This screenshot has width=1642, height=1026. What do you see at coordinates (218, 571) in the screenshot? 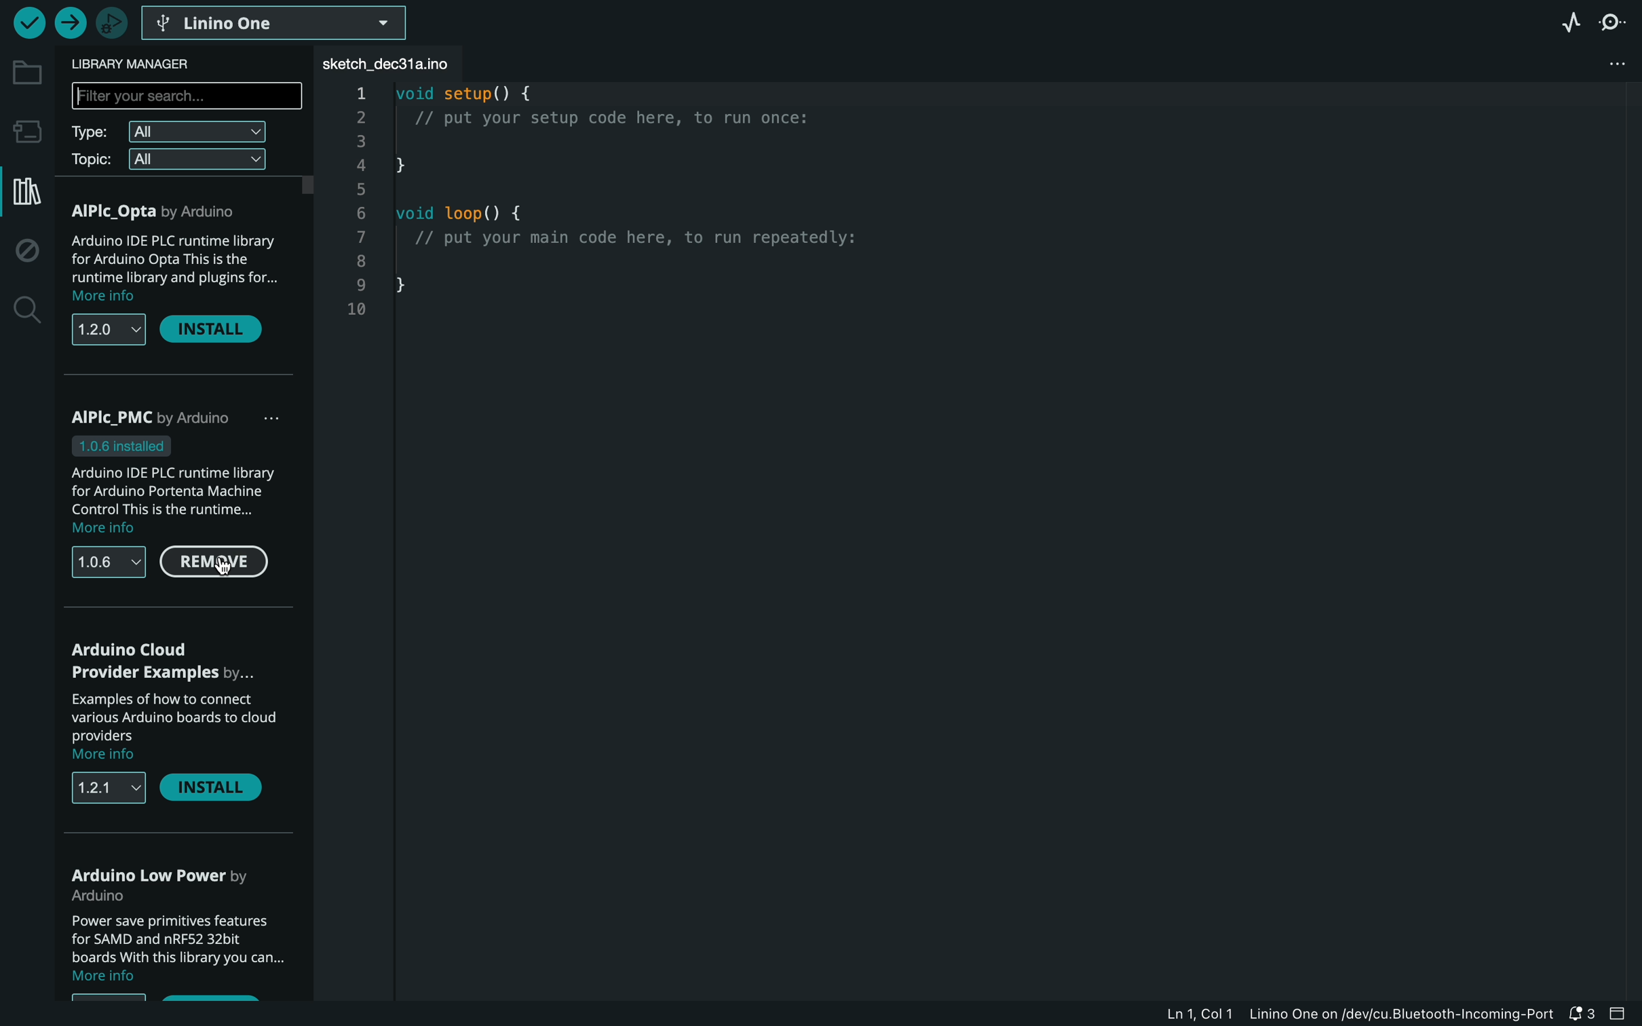
I see `cursor` at bounding box center [218, 571].